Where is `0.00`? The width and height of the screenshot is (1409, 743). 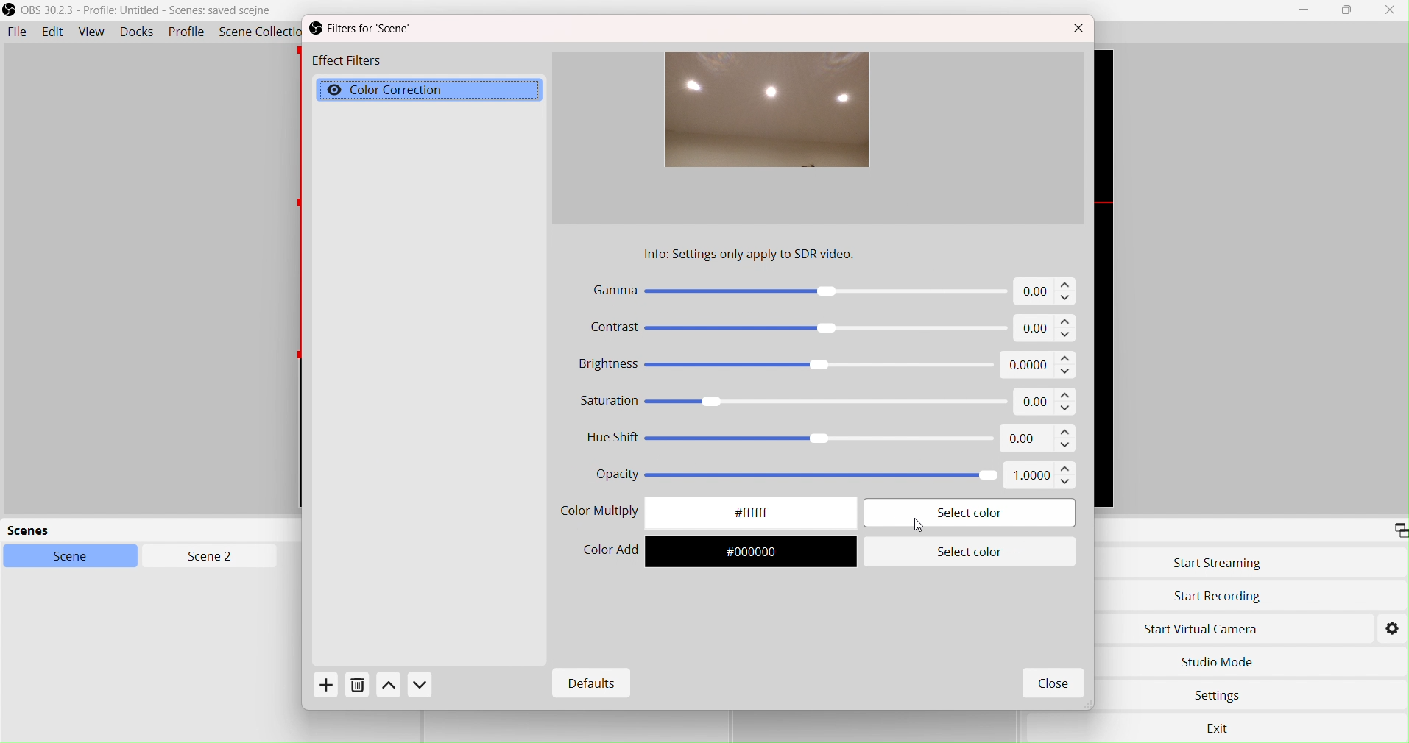
0.00 is located at coordinates (1046, 402).